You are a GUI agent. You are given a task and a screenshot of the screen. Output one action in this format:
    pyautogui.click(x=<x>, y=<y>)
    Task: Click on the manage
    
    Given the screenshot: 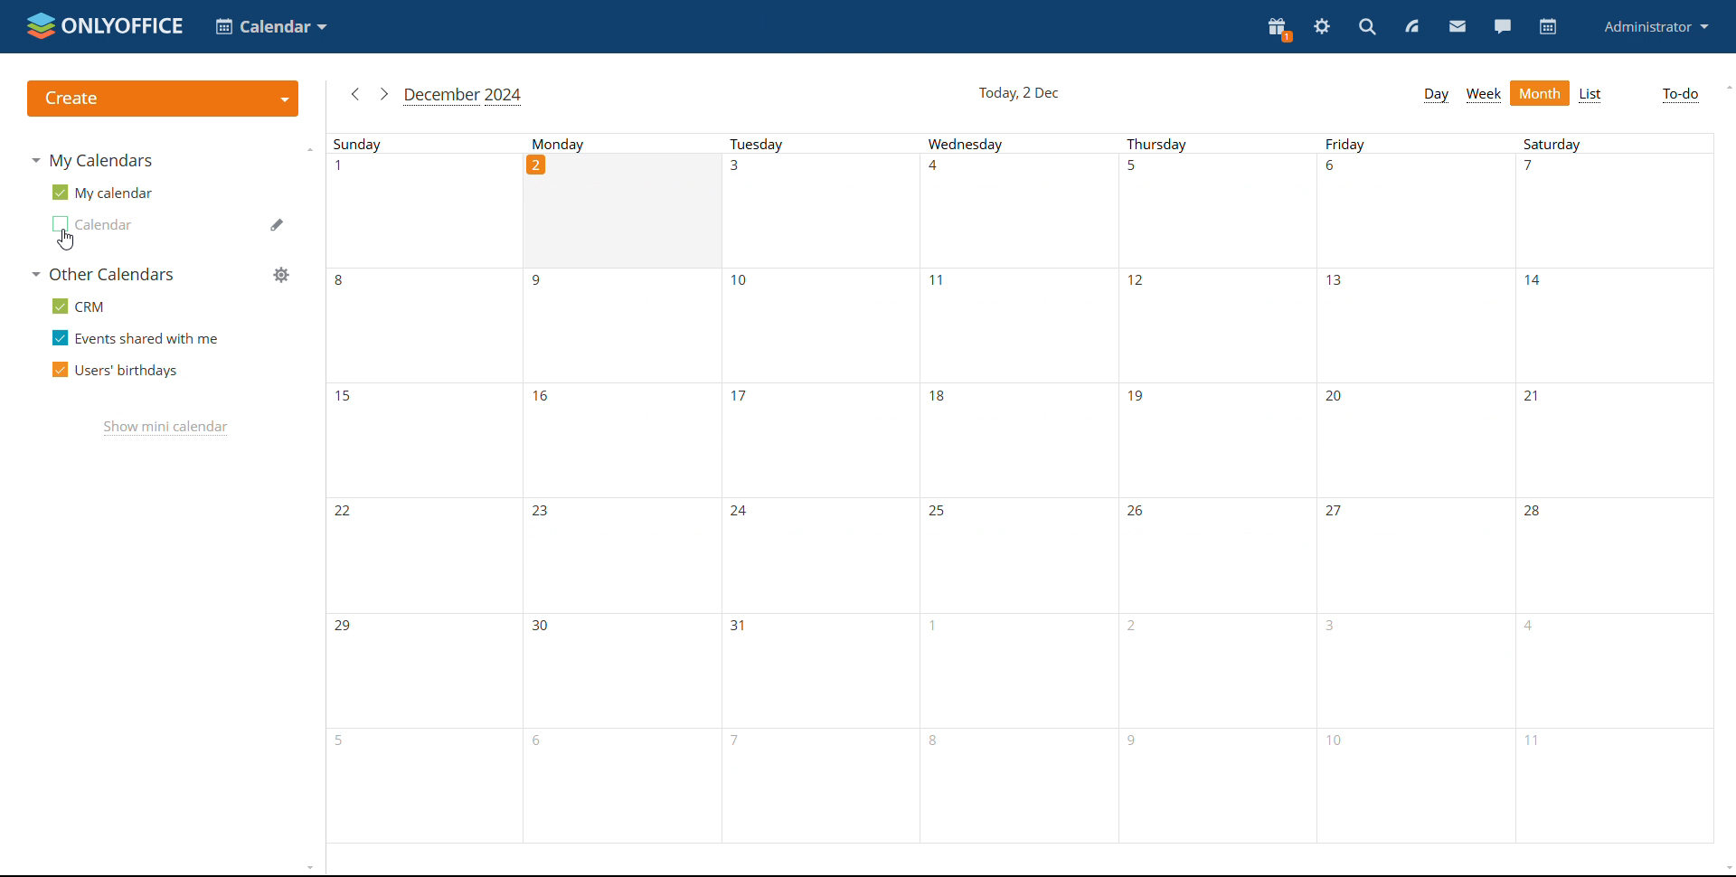 What is the action you would take?
    pyautogui.click(x=281, y=275)
    